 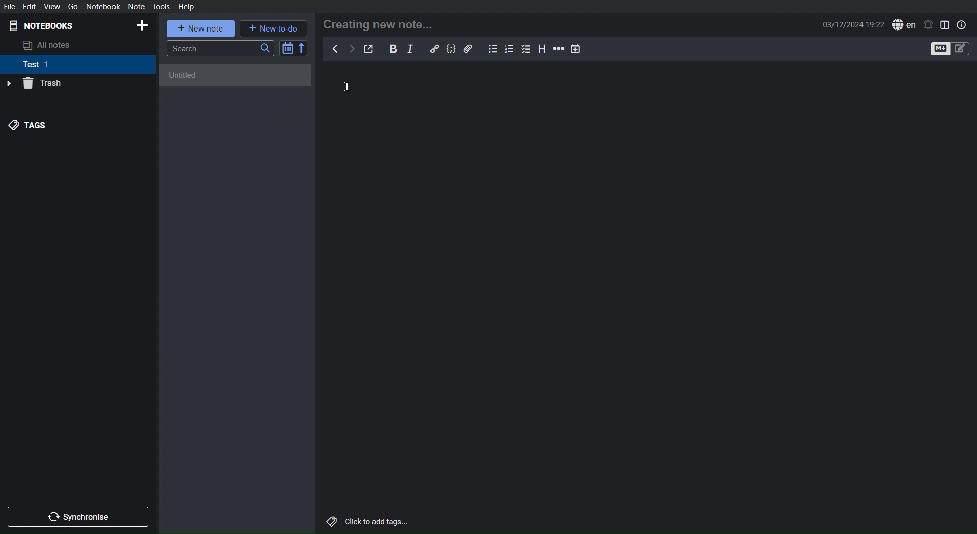 What do you see at coordinates (949, 49) in the screenshot?
I see `Toggle Editors` at bounding box center [949, 49].